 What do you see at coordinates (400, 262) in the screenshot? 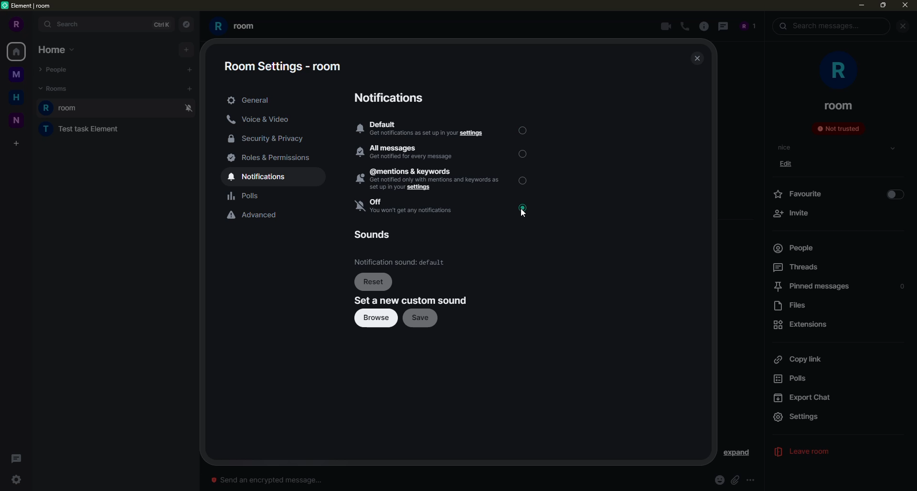
I see `default` at bounding box center [400, 262].